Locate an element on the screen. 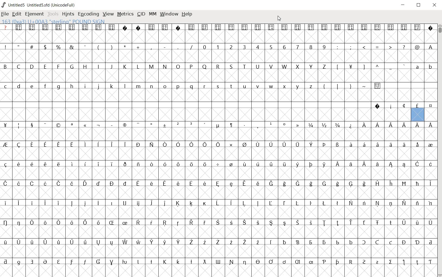 Image resolution: width=442 pixels, height=277 pixels. , is located at coordinates (151, 47).